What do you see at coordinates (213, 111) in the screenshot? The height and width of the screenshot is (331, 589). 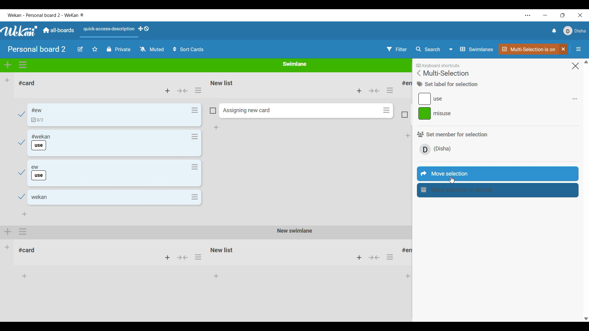 I see `Indicates card is not included in current selection` at bounding box center [213, 111].